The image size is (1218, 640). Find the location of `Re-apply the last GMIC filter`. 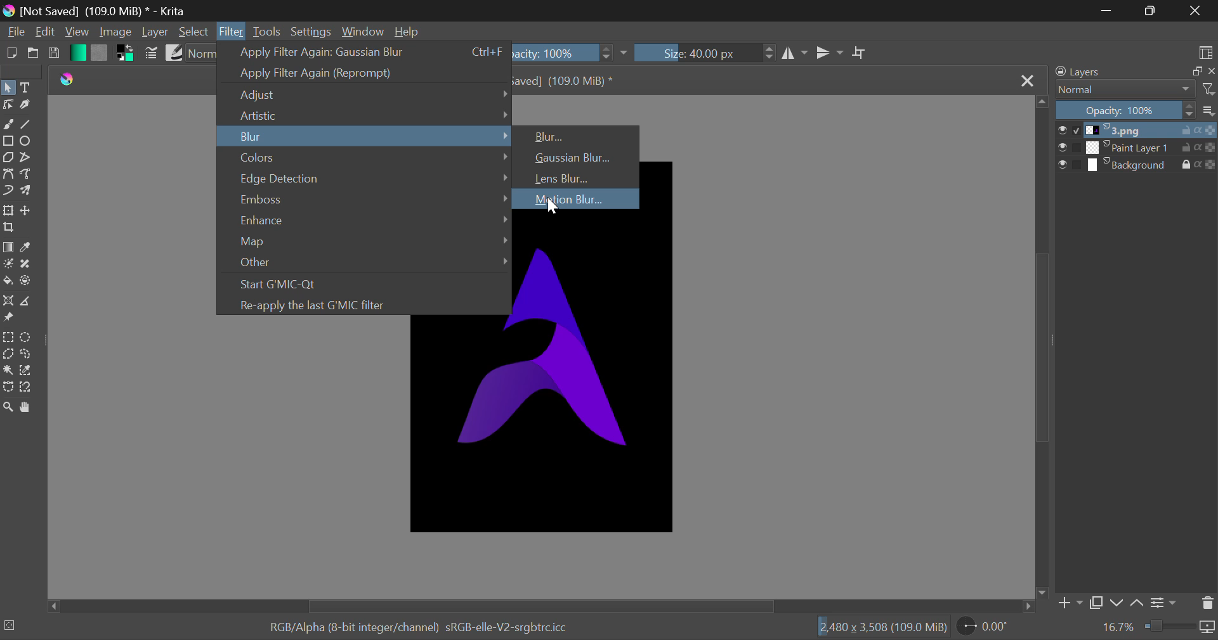

Re-apply the last GMIC filter is located at coordinates (359, 304).